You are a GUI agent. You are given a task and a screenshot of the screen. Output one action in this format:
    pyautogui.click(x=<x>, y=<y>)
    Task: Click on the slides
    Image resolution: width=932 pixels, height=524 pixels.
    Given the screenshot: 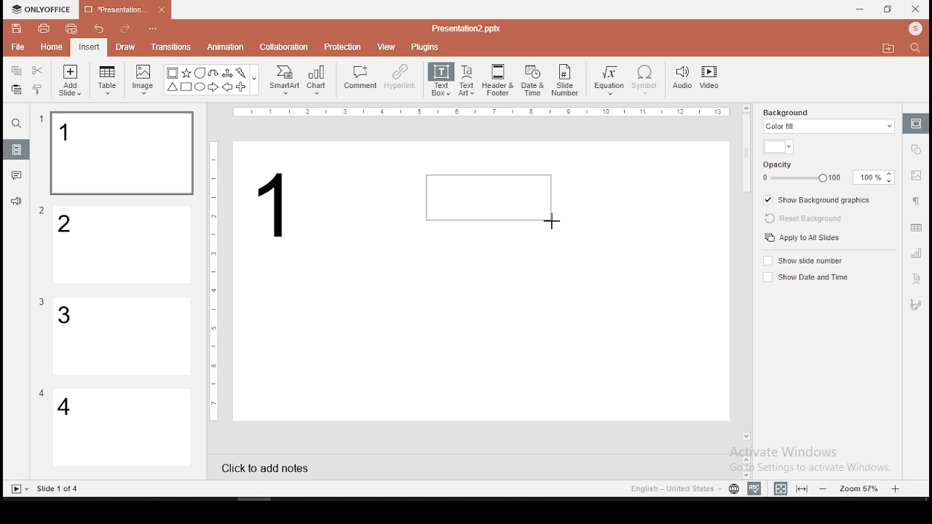 What is the action you would take?
    pyautogui.click(x=17, y=150)
    